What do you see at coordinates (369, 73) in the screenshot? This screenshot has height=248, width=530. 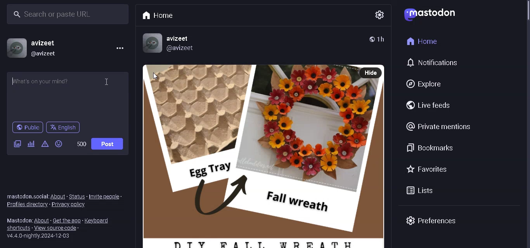 I see `HIDE` at bounding box center [369, 73].